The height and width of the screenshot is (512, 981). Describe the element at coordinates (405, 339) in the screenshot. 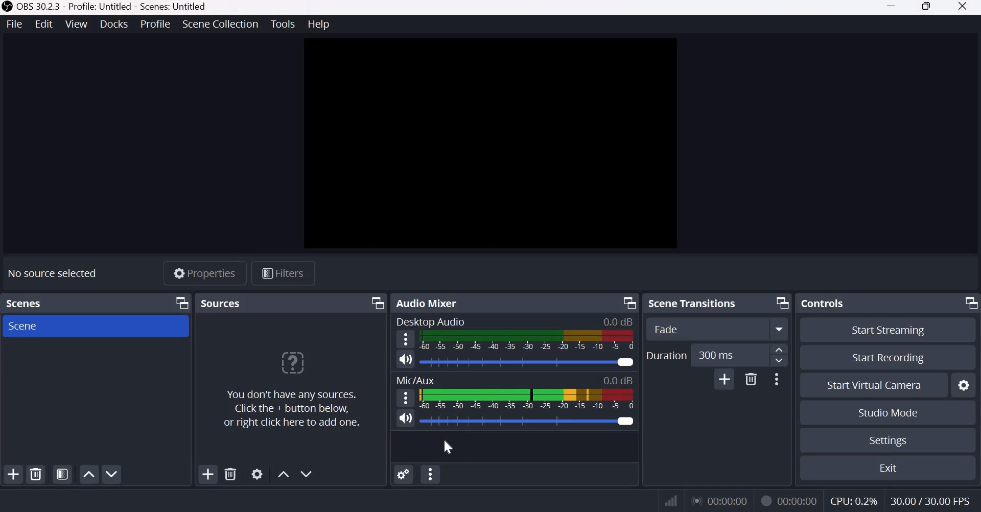

I see `hamburger menu` at that location.